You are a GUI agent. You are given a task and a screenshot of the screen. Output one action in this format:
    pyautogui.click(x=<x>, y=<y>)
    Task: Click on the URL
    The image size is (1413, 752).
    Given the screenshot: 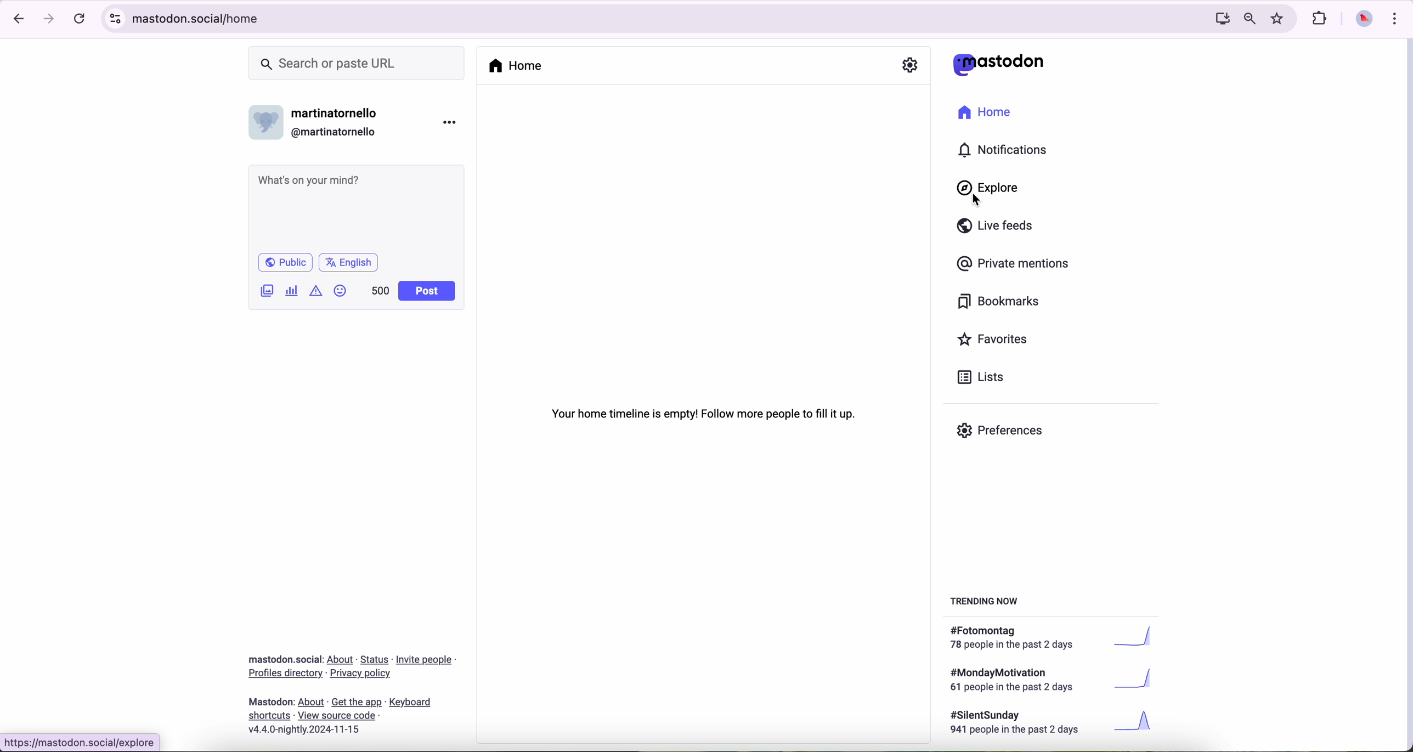 What is the action you would take?
    pyautogui.click(x=203, y=17)
    